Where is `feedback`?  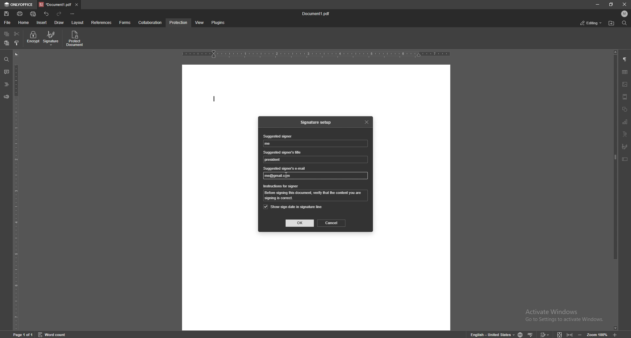 feedback is located at coordinates (6, 97).